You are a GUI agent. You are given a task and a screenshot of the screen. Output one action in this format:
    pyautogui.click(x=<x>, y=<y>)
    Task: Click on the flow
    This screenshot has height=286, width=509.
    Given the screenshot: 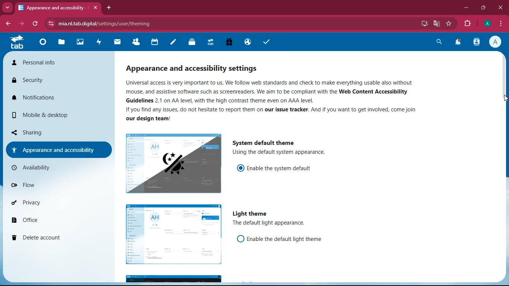 What is the action you would take?
    pyautogui.click(x=45, y=184)
    